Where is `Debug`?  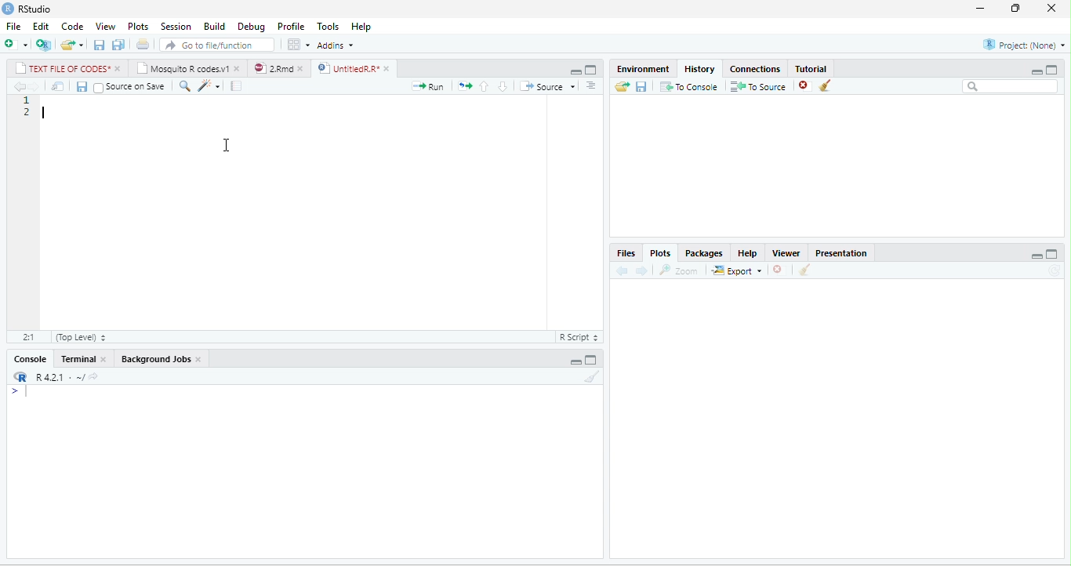
Debug is located at coordinates (251, 27).